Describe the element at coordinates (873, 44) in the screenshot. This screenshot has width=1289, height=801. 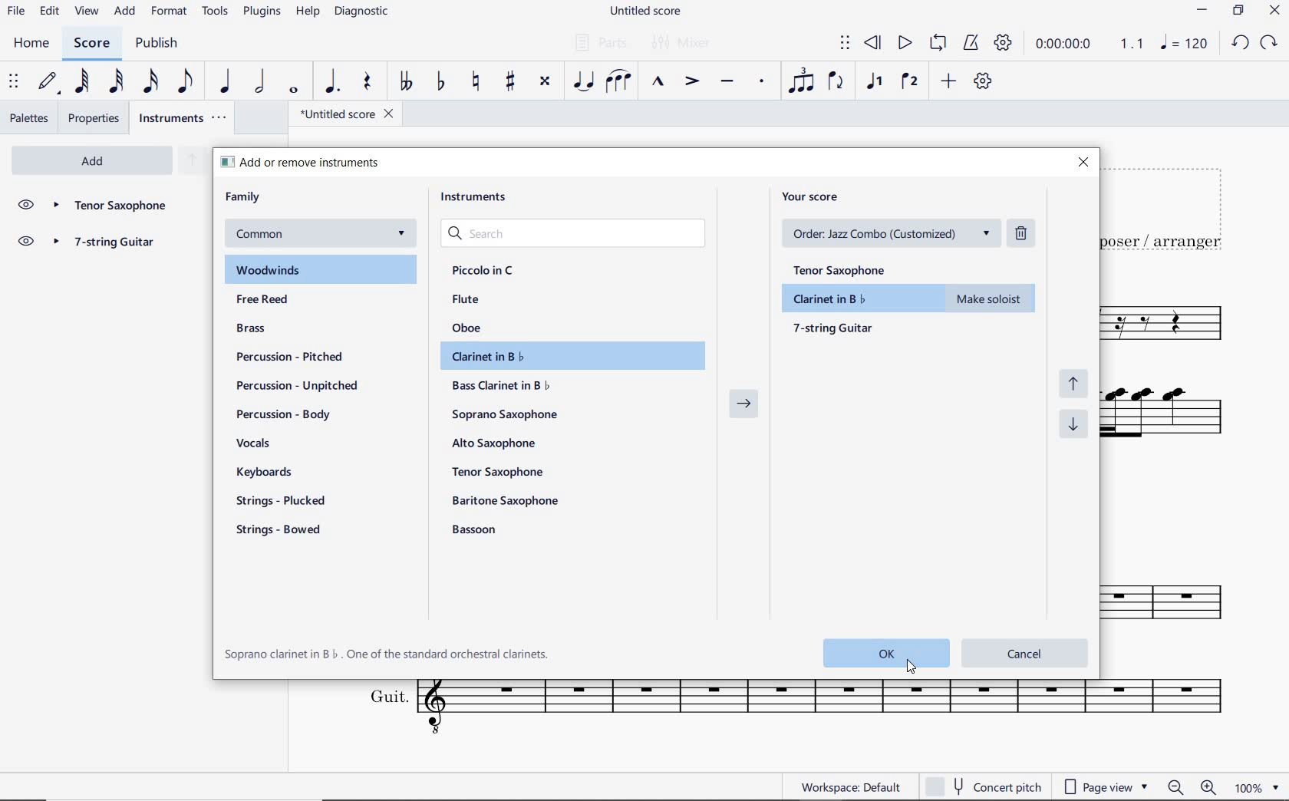
I see `REWIND` at that location.